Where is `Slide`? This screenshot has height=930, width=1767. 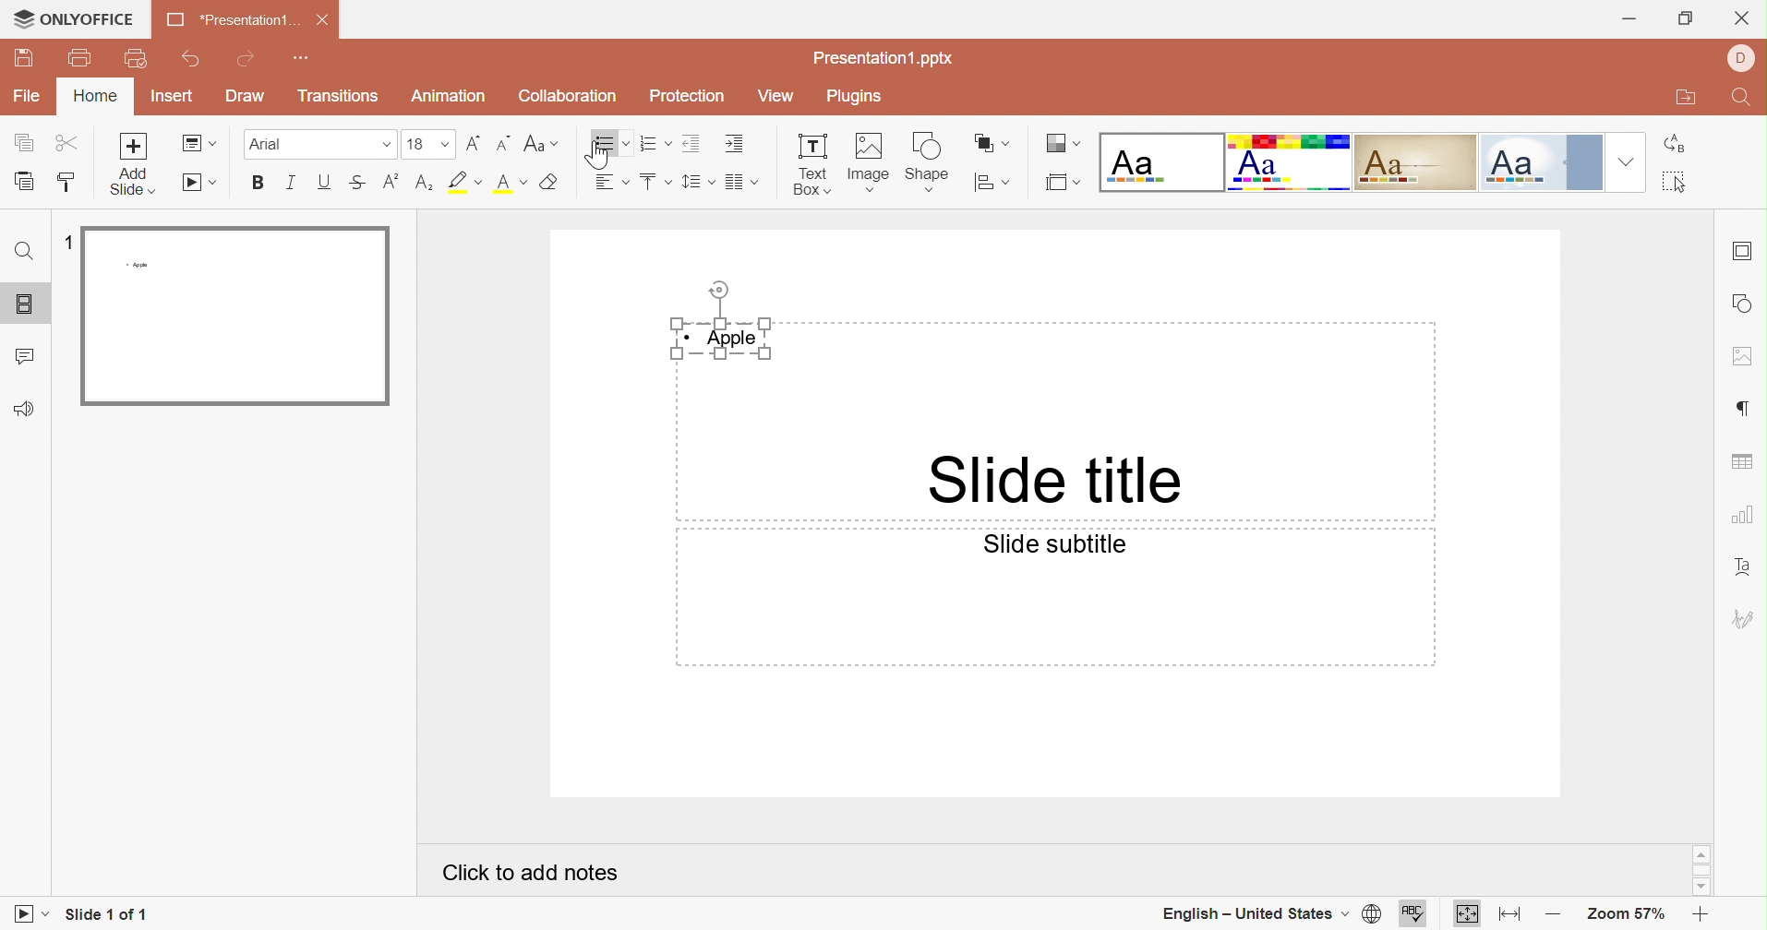 Slide is located at coordinates (234, 315).